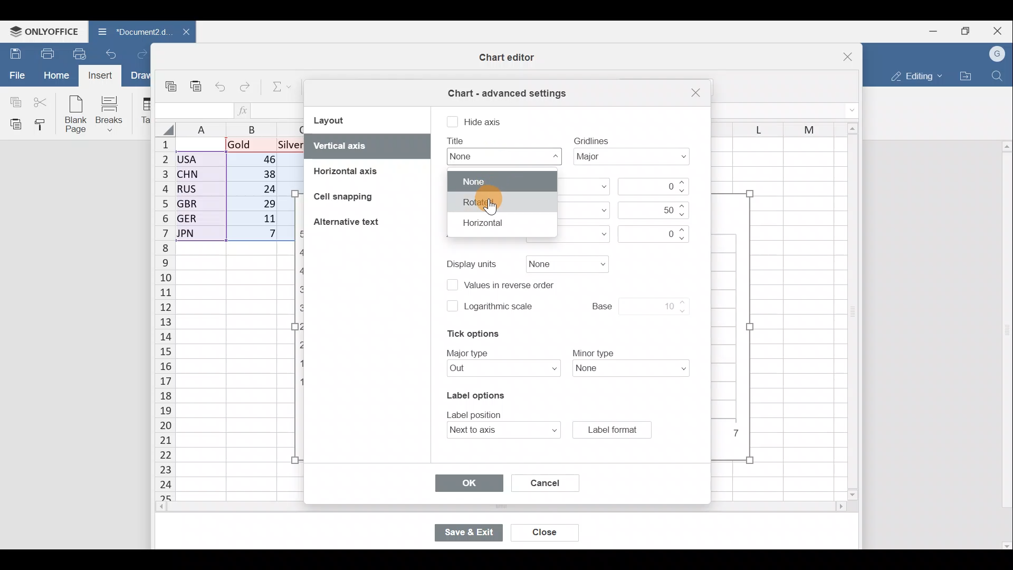 This screenshot has width=1013, height=570. I want to click on Label format, so click(611, 429).